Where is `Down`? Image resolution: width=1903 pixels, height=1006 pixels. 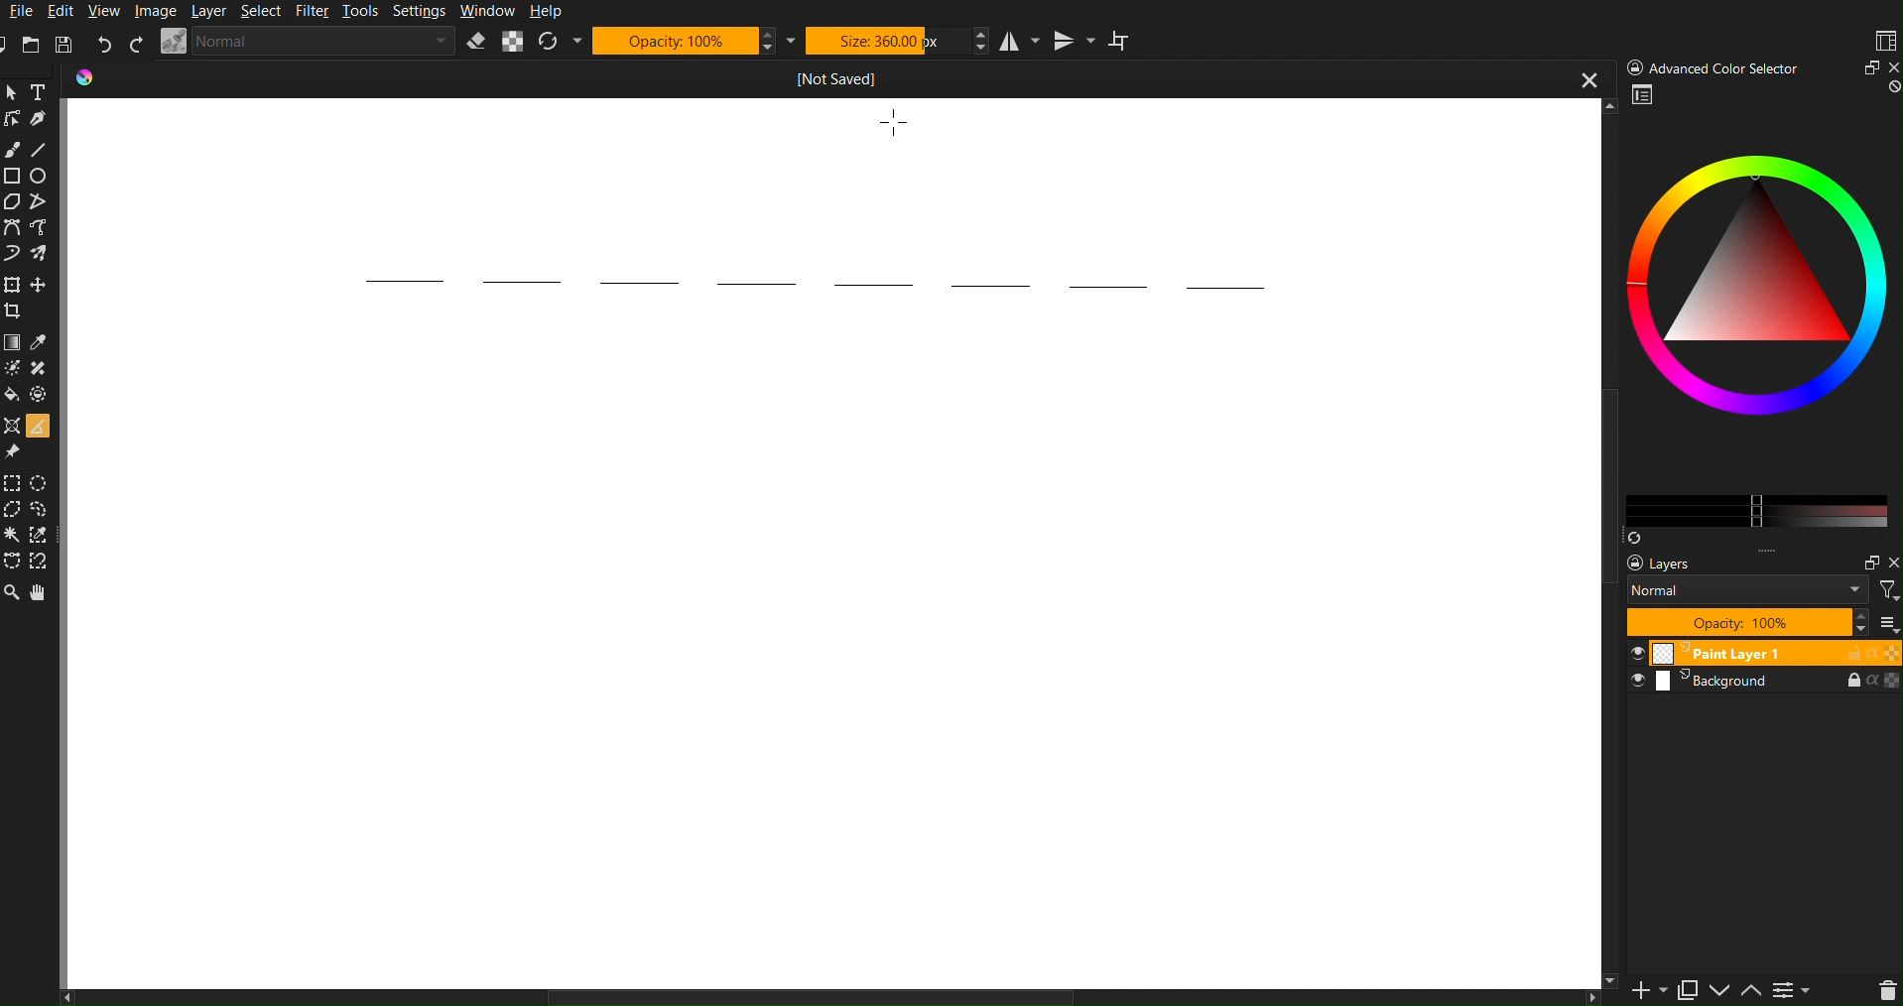
Down is located at coordinates (1725, 992).